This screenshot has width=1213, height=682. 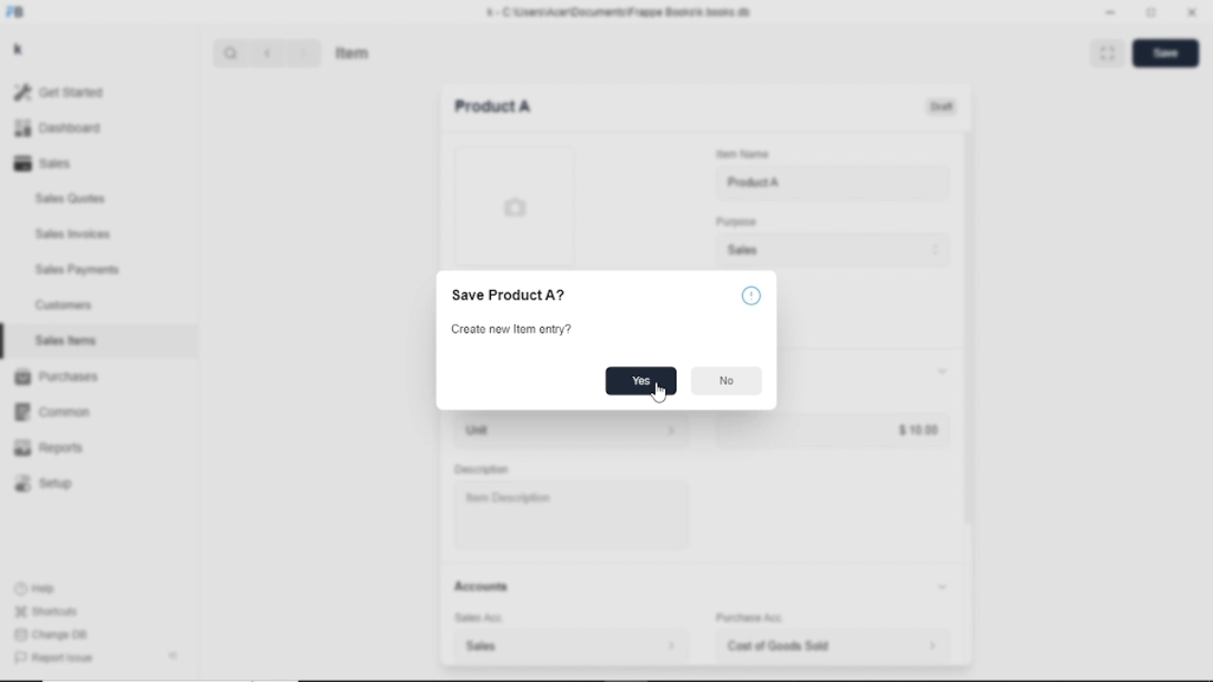 I want to click on Item Description, so click(x=504, y=498).